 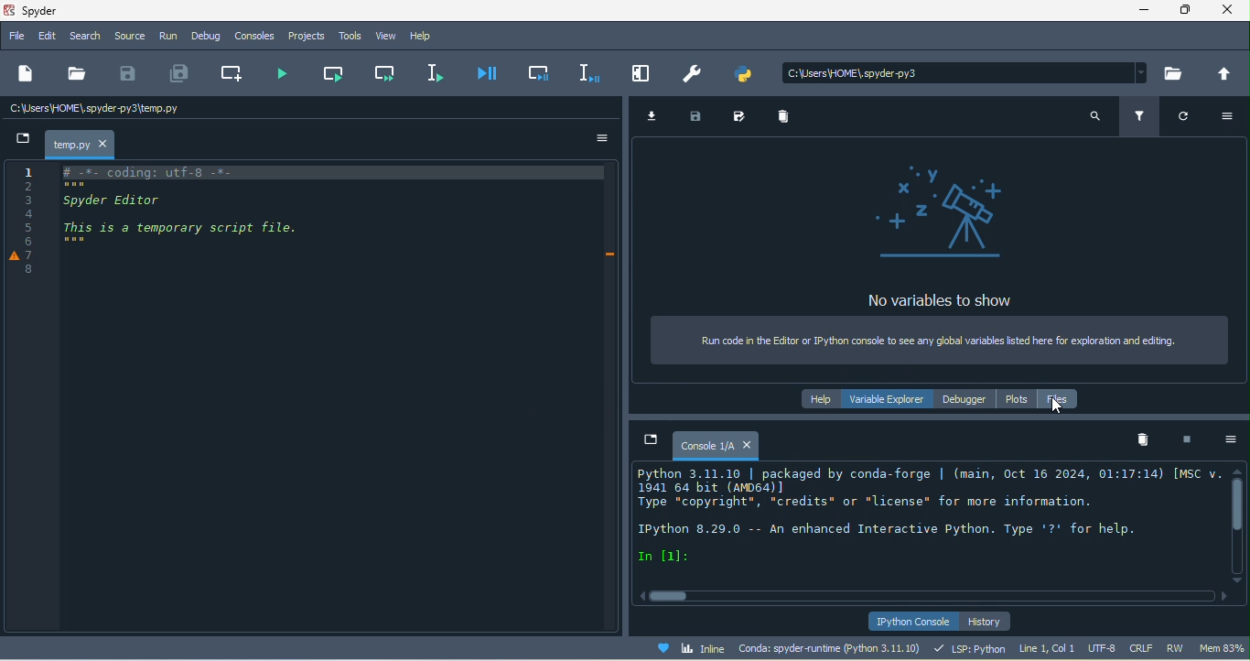 What do you see at coordinates (128, 36) in the screenshot?
I see `source` at bounding box center [128, 36].